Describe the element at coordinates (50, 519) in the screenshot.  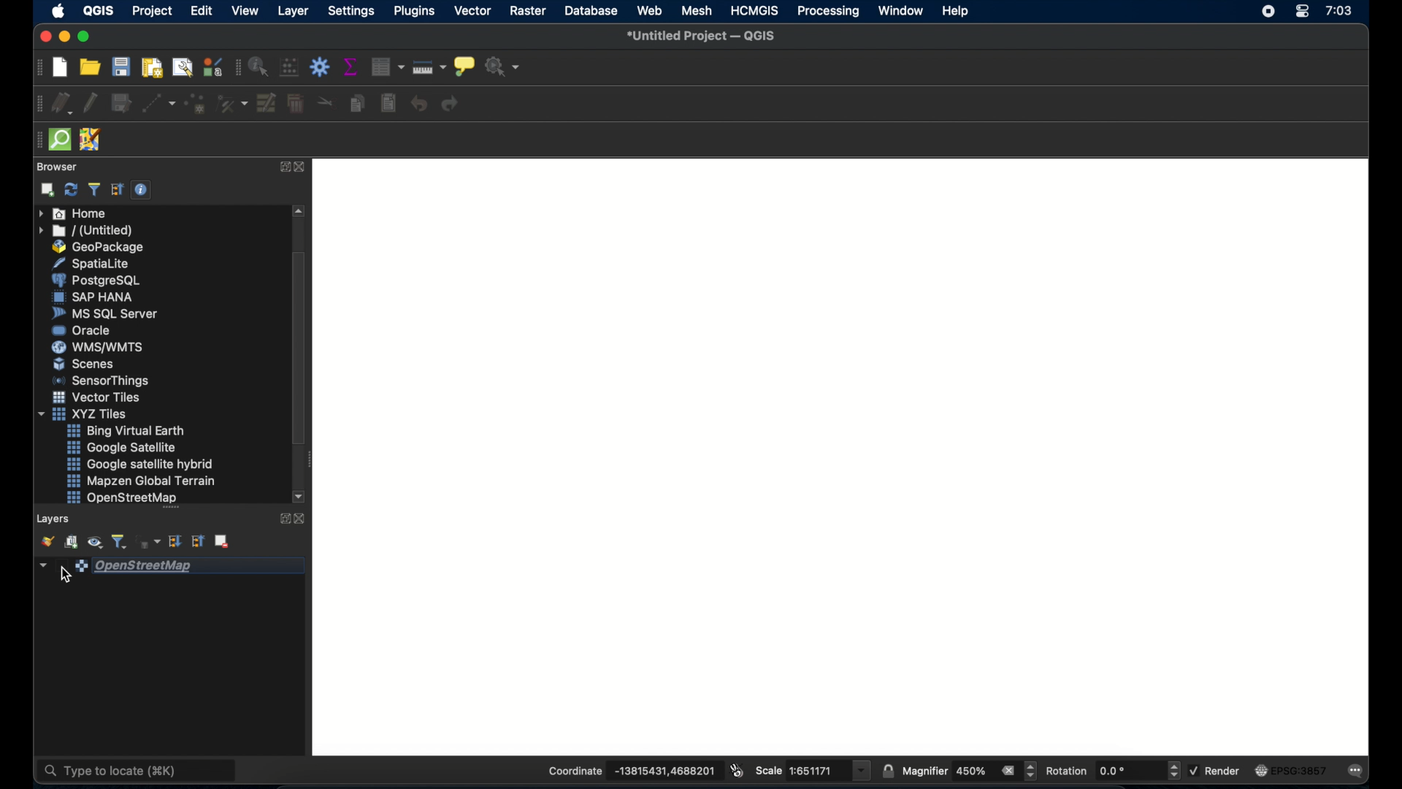
I see `layers` at that location.